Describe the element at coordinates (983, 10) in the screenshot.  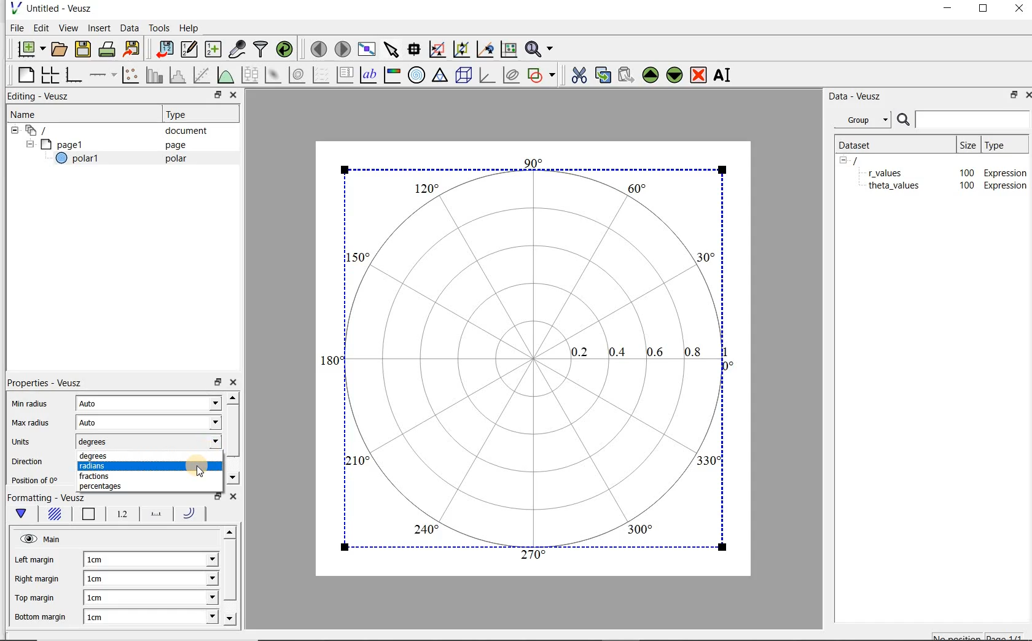
I see `maximize` at that location.